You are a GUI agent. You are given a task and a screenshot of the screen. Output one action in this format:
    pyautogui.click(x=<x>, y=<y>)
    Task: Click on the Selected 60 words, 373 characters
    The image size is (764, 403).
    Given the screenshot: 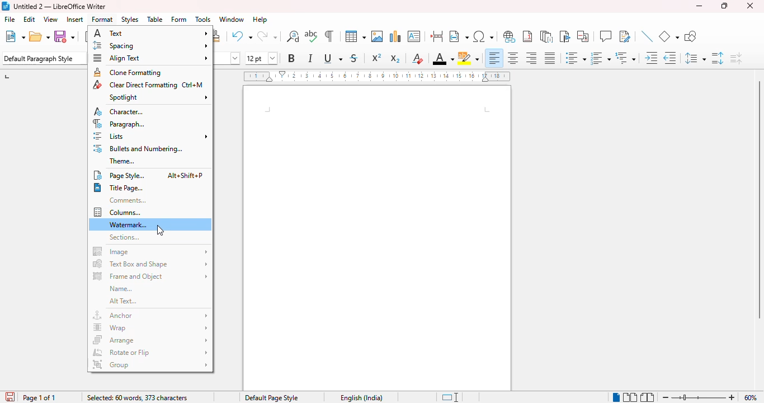 What is the action you would take?
    pyautogui.click(x=136, y=397)
    